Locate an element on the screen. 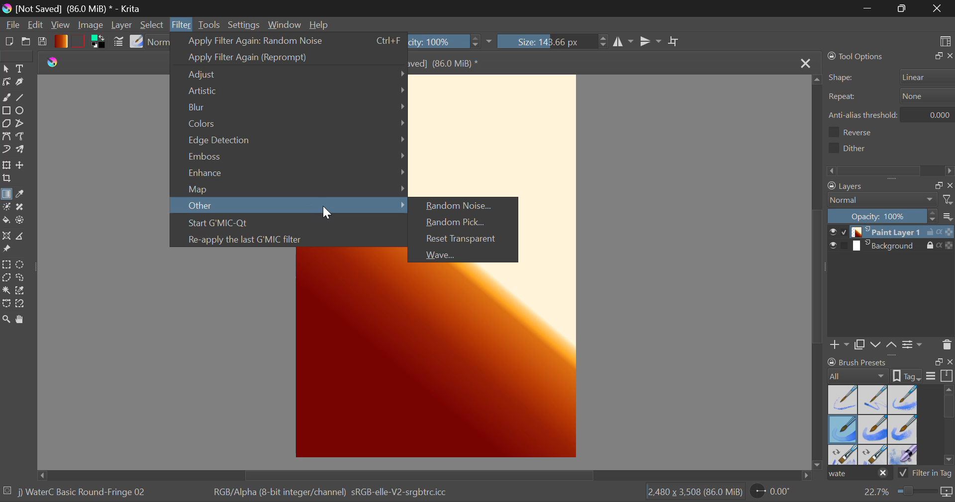 The width and height of the screenshot is (955, 502). Measurements is located at coordinates (26, 236).